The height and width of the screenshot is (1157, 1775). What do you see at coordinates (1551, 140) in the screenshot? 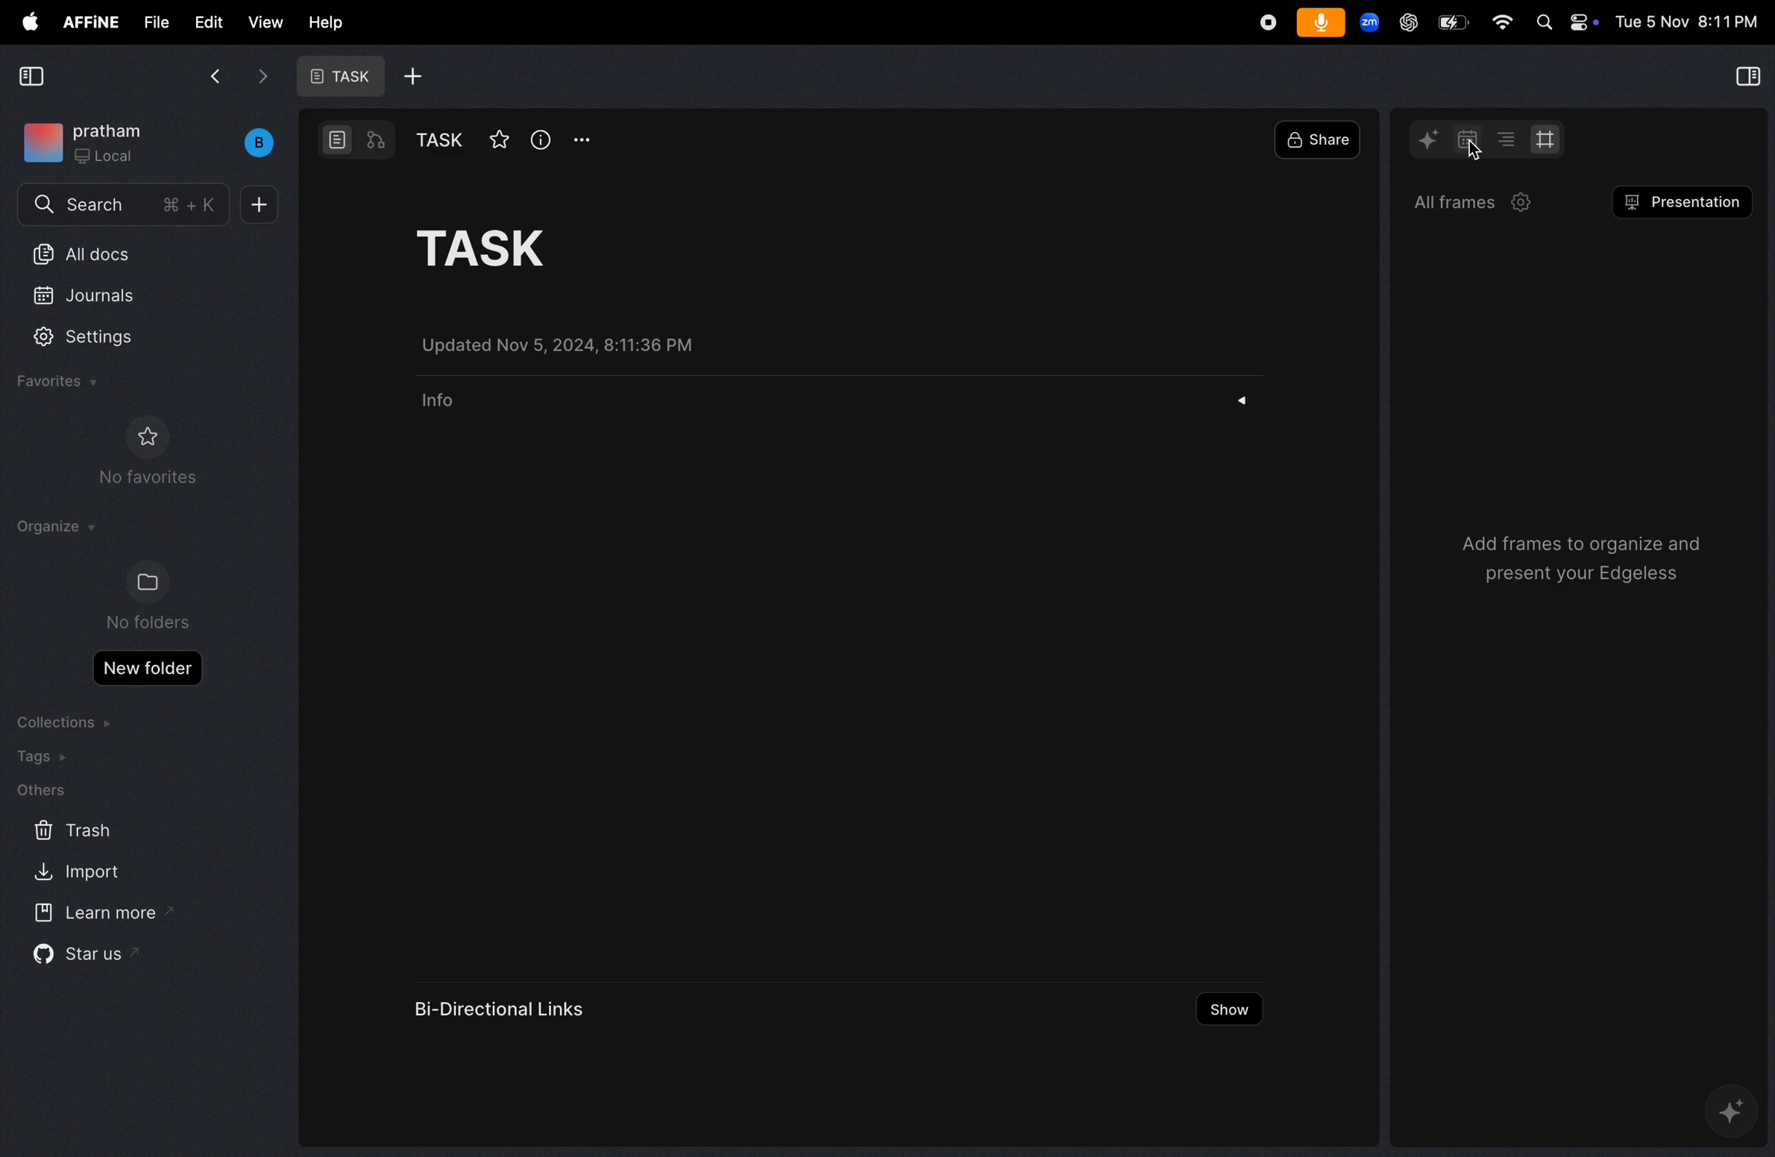
I see `grid` at bounding box center [1551, 140].